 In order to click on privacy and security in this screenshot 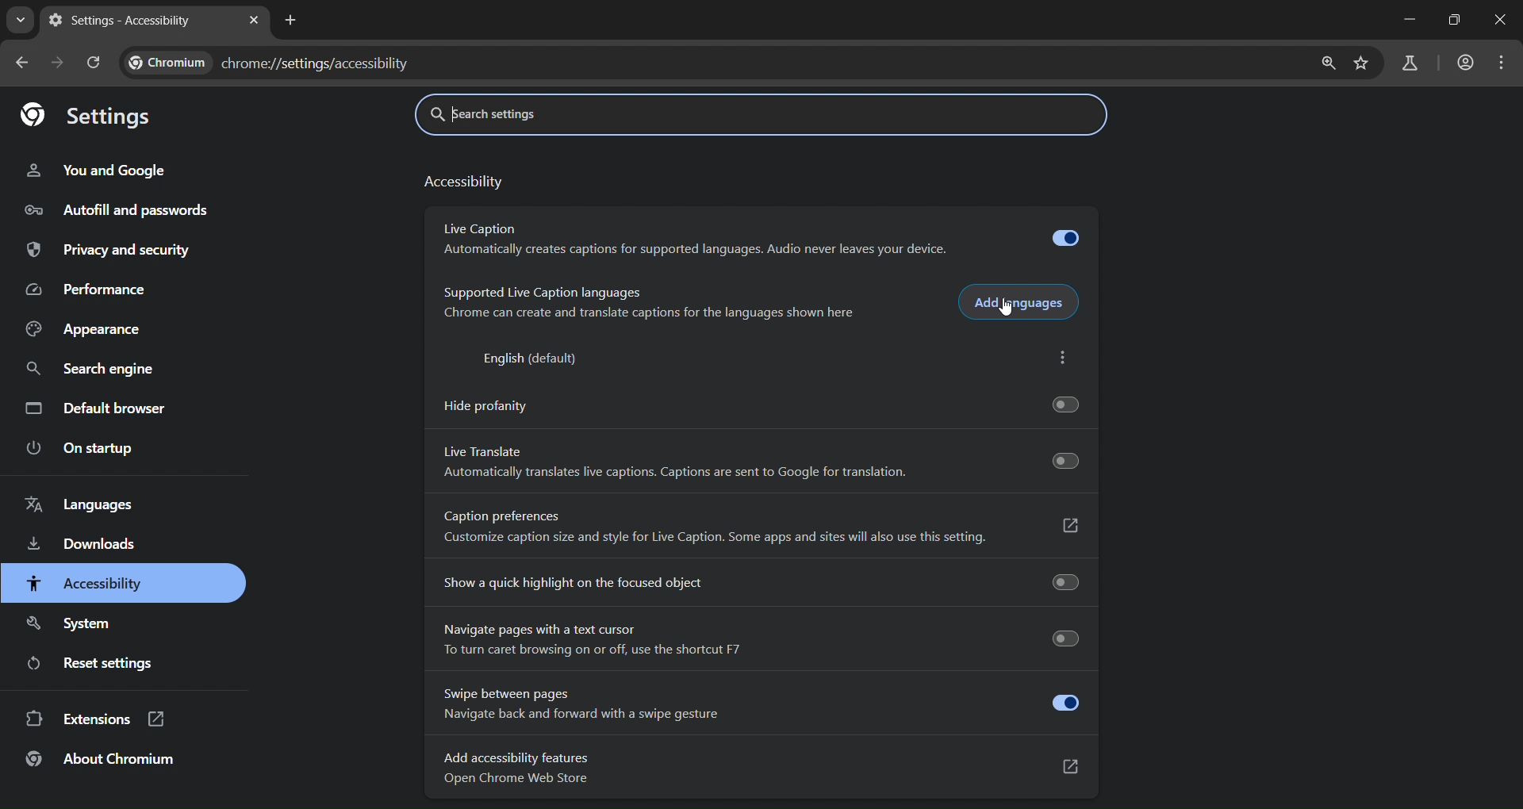, I will do `click(113, 251)`.